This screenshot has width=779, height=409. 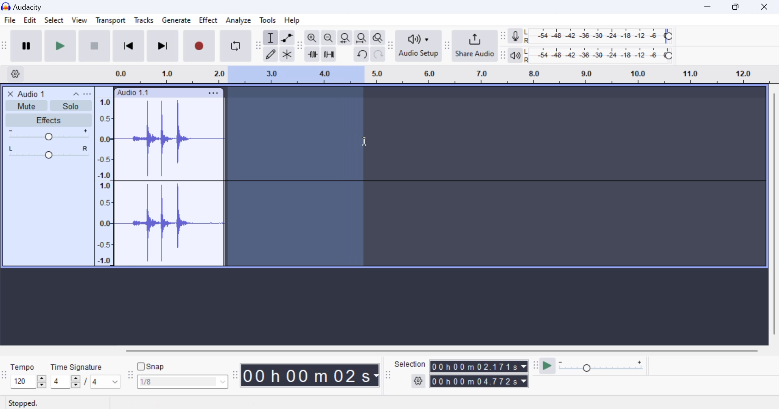 What do you see at coordinates (75, 93) in the screenshot?
I see `collapse` at bounding box center [75, 93].